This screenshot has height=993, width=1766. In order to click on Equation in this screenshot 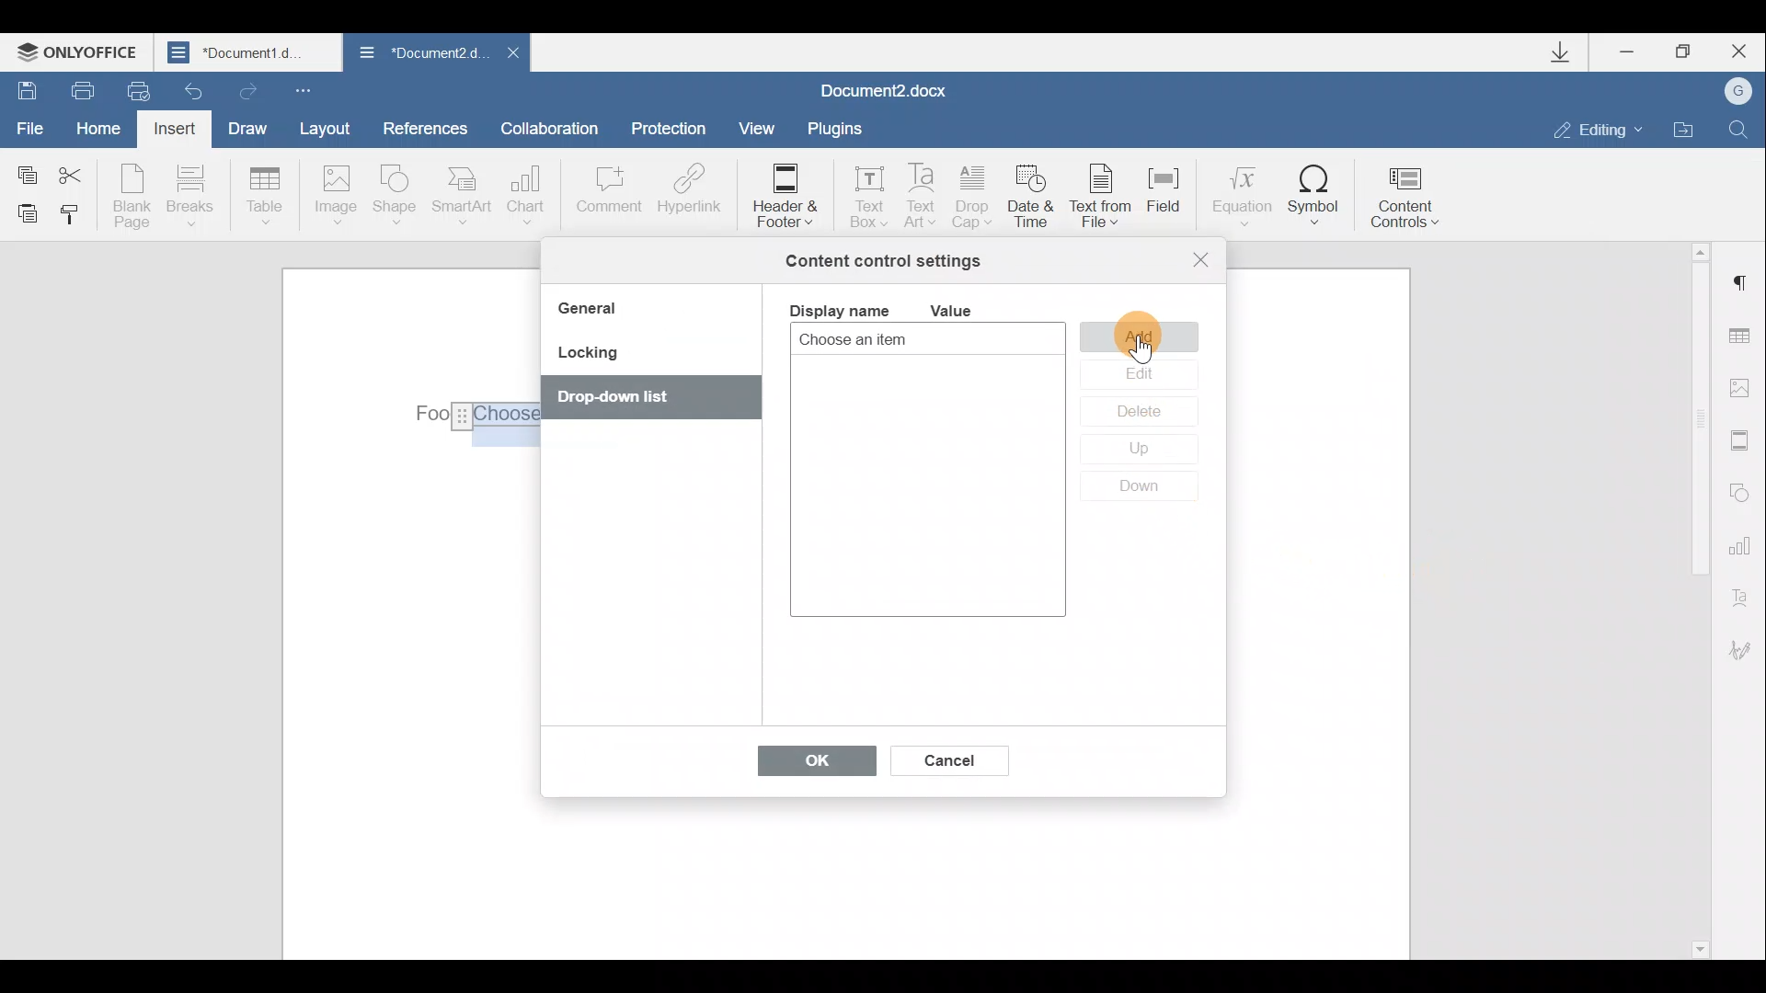, I will do `click(1240, 192)`.